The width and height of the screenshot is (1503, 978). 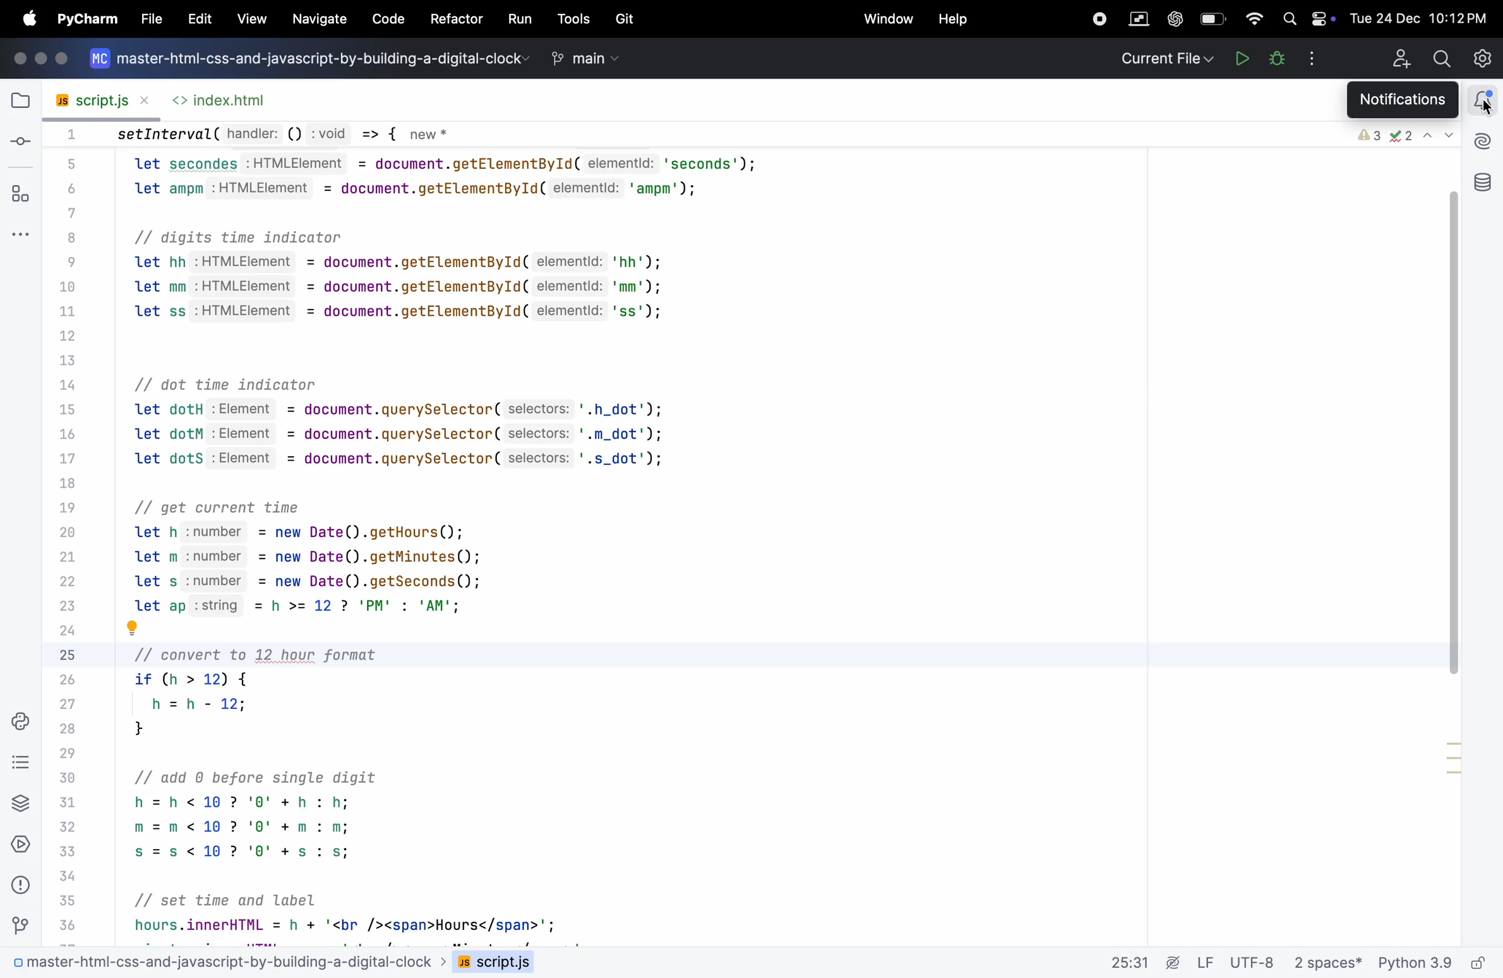 I want to click on Pycharm, so click(x=87, y=20).